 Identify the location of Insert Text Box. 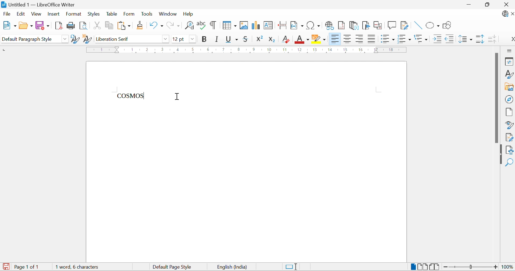
(268, 25).